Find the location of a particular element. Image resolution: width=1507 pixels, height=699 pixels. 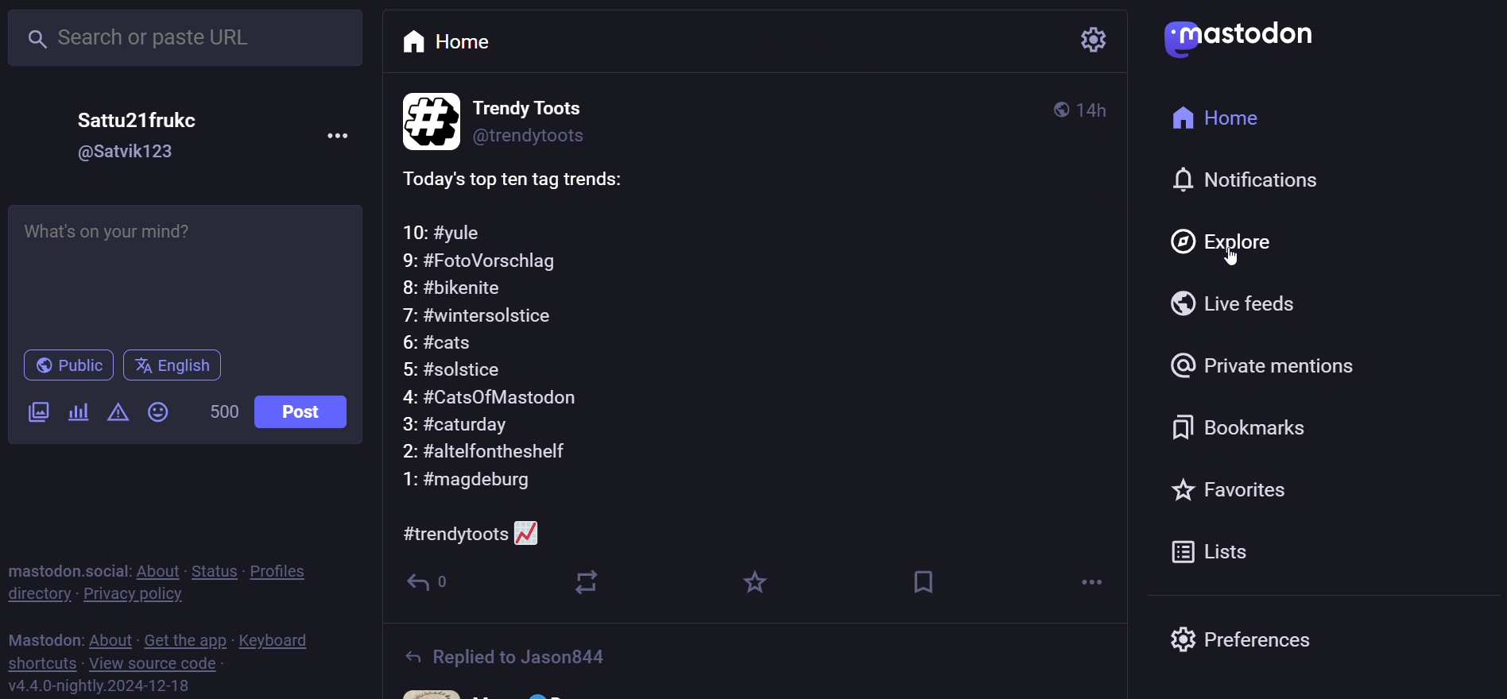

notification is located at coordinates (1246, 179).